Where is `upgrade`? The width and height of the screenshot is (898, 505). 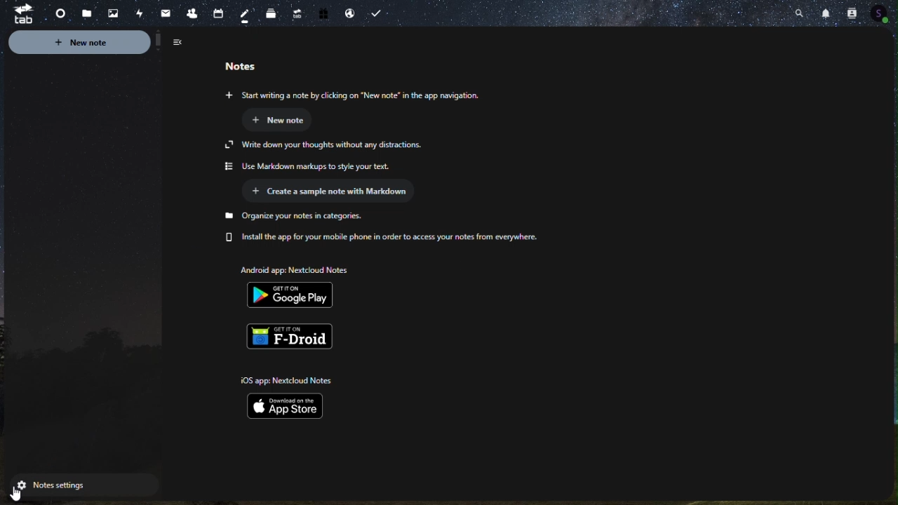 upgrade is located at coordinates (295, 11).